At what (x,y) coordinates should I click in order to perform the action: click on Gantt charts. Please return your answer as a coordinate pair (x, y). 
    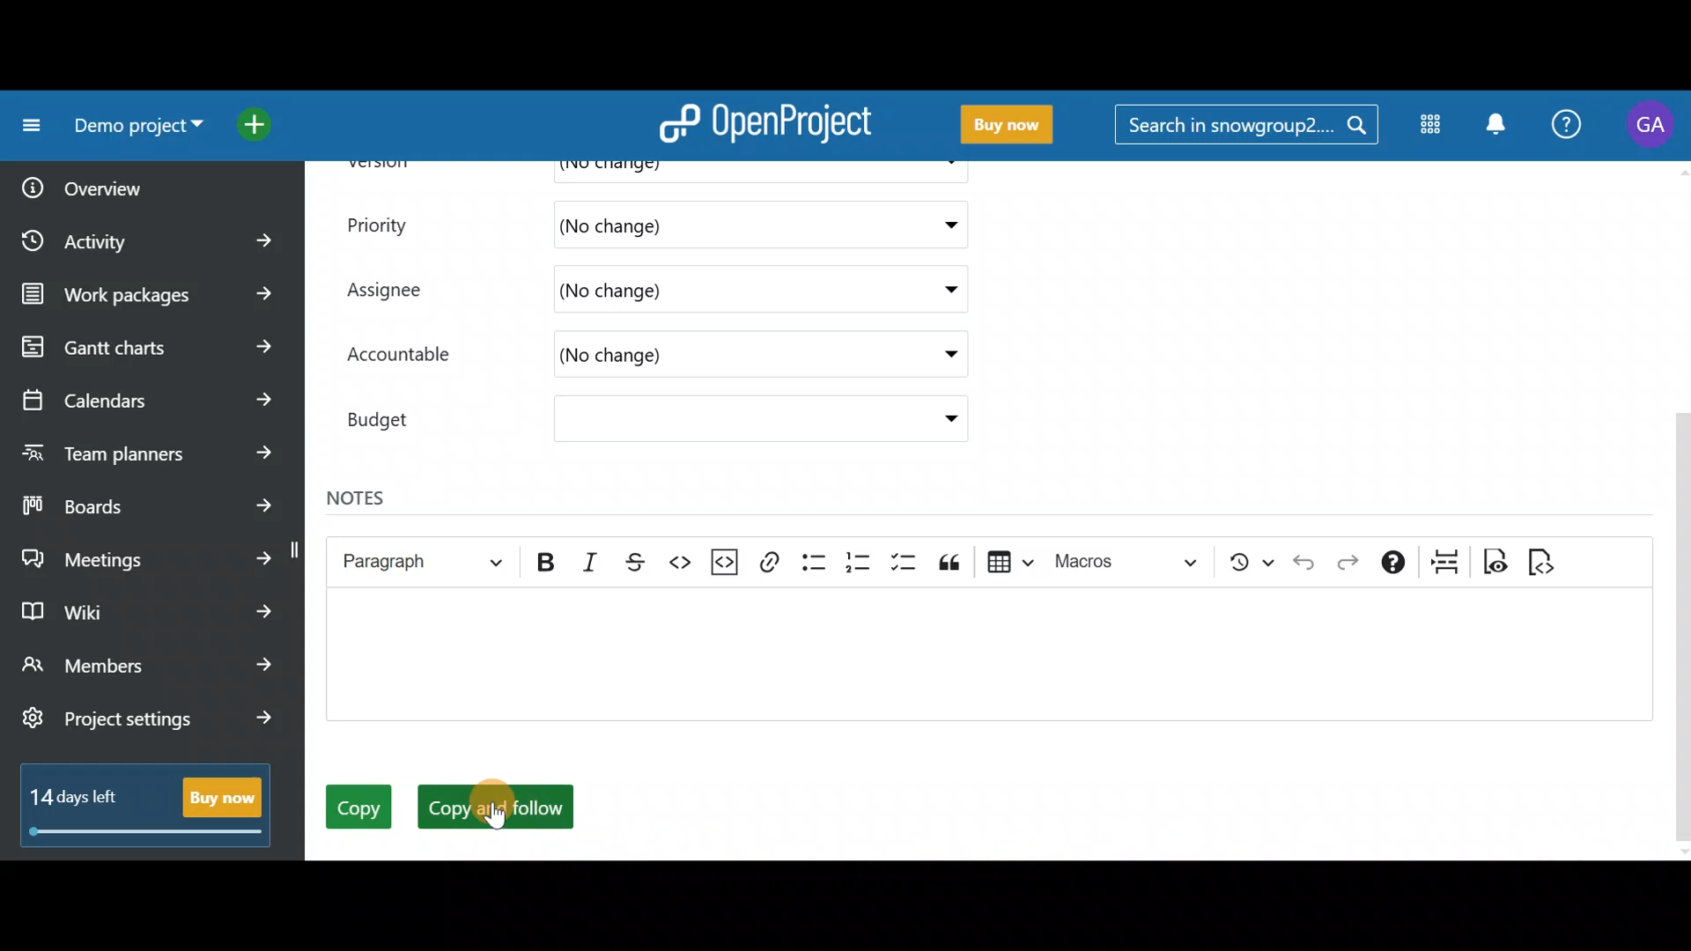
    Looking at the image, I should click on (149, 349).